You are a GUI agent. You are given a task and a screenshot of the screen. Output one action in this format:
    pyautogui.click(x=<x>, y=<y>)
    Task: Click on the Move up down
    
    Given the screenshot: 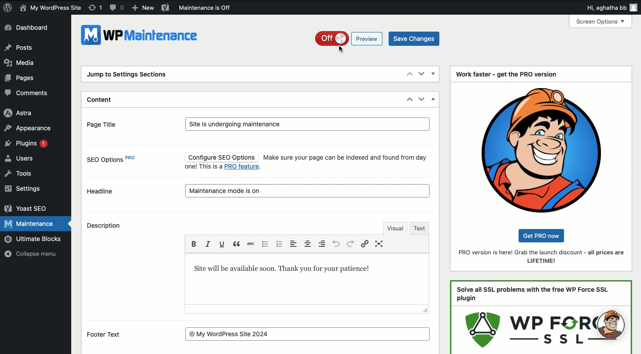 What is the action you would take?
    pyautogui.click(x=415, y=100)
    